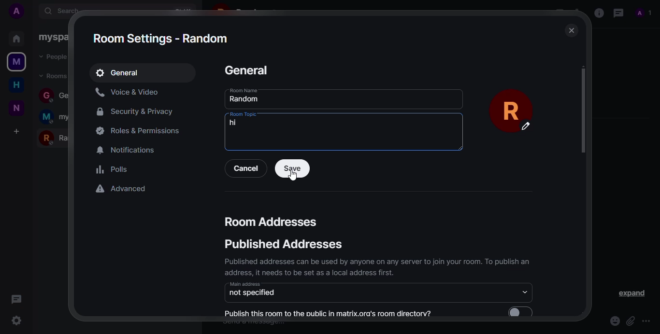 The width and height of the screenshot is (660, 334). Describe the element at coordinates (16, 320) in the screenshot. I see `settings` at that location.